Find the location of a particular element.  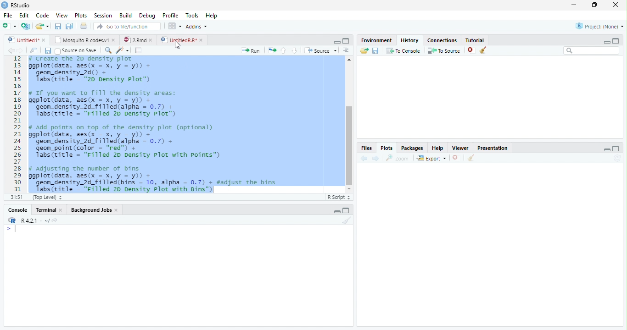

12 # Create the ZD density plot
13 ggplot(data, aes(x = x, y = y)) +

14 geom_density_2d() +

15 Tabs(ritle - "20 Density Plot”)

16

17 # If you want to ill the density areas:

18 ggplot(data, aes(x = x, y = y)) +

19 geom_density_2d_filled(alpha = 0.7) +

20 Tabs(title = "Filled 20 Density Plot”)

21

22 # add points on top of the density plot (optional)

23 ggplot(data, aes(x = x, y = y)) +

24 geom_density_2d_filled(alpha = 0.7) +

25 geom_point(color = “red") +

26 Tabs(title = "Filled 20 Density Plot with points”)

27

28 # adjusting the number of bins

29 ggplot(data, aes(x = x, y = y)) +

30 geom_density_2d_filled(bins = 10, alpha = 0.7) + #adjust the bins
31 Jabs(ritle = “Filled 20 Density Plot with Bins") is located at coordinates (174, 125).